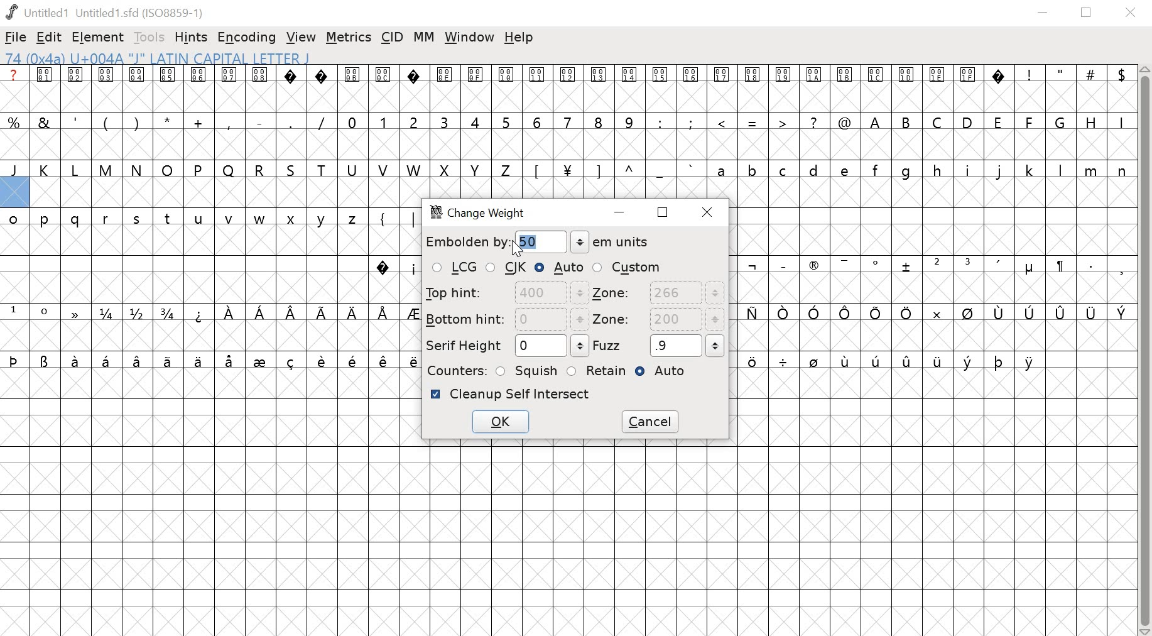 This screenshot has width=1152, height=636. Describe the element at coordinates (511, 394) in the screenshot. I see `CLEANUP self intersect` at that location.